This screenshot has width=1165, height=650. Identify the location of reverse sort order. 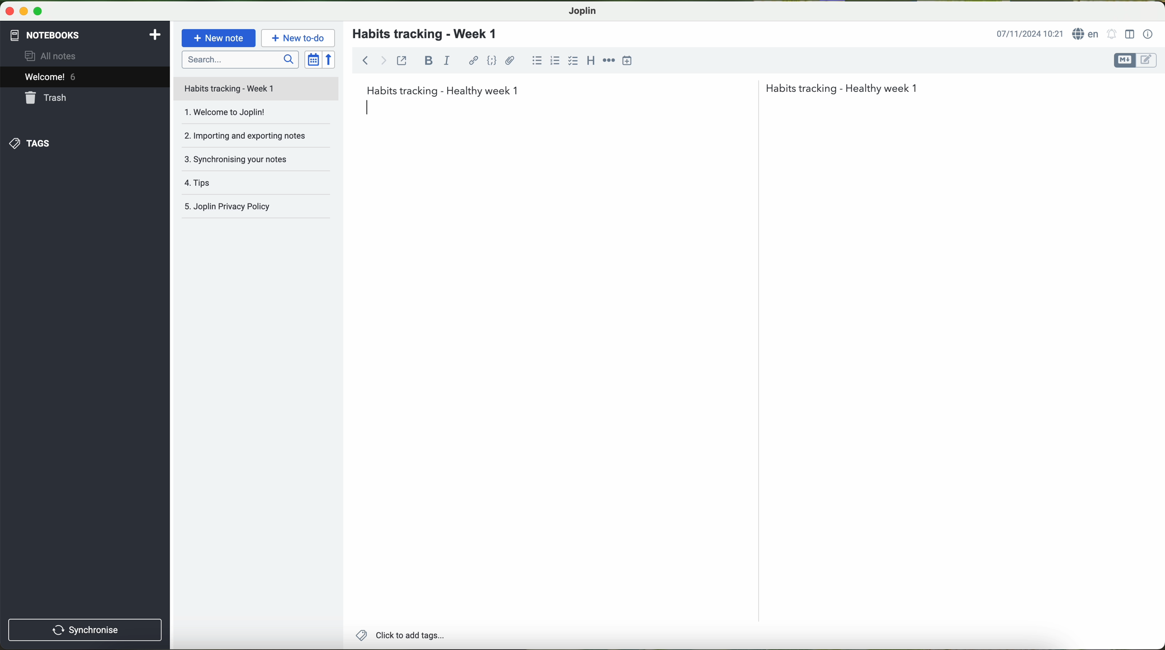
(330, 59).